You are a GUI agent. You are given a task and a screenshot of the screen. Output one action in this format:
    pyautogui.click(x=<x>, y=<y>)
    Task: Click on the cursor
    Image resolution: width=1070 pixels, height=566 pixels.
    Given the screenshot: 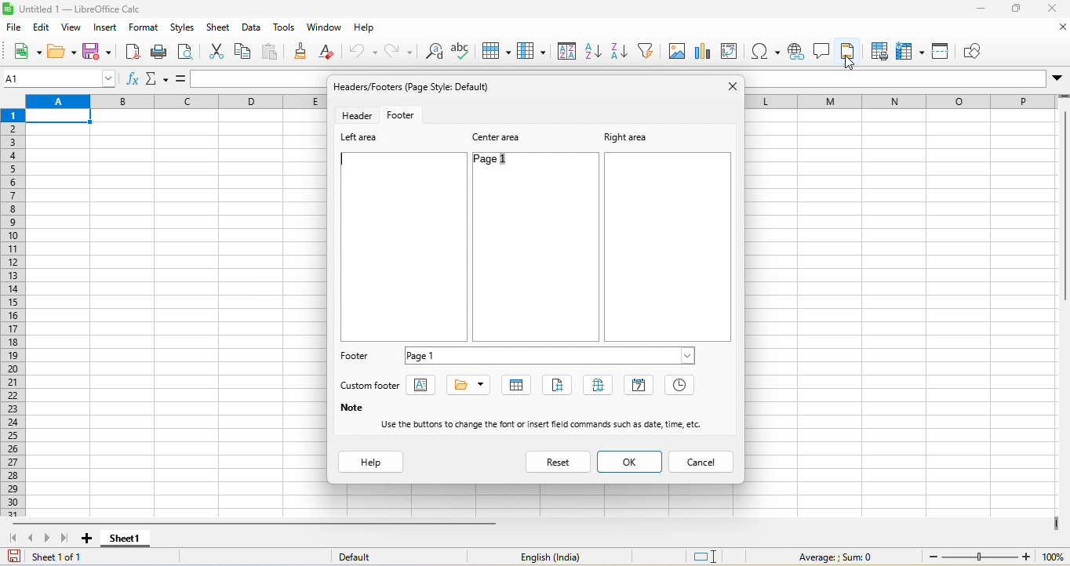 What is the action you would take?
    pyautogui.click(x=851, y=62)
    